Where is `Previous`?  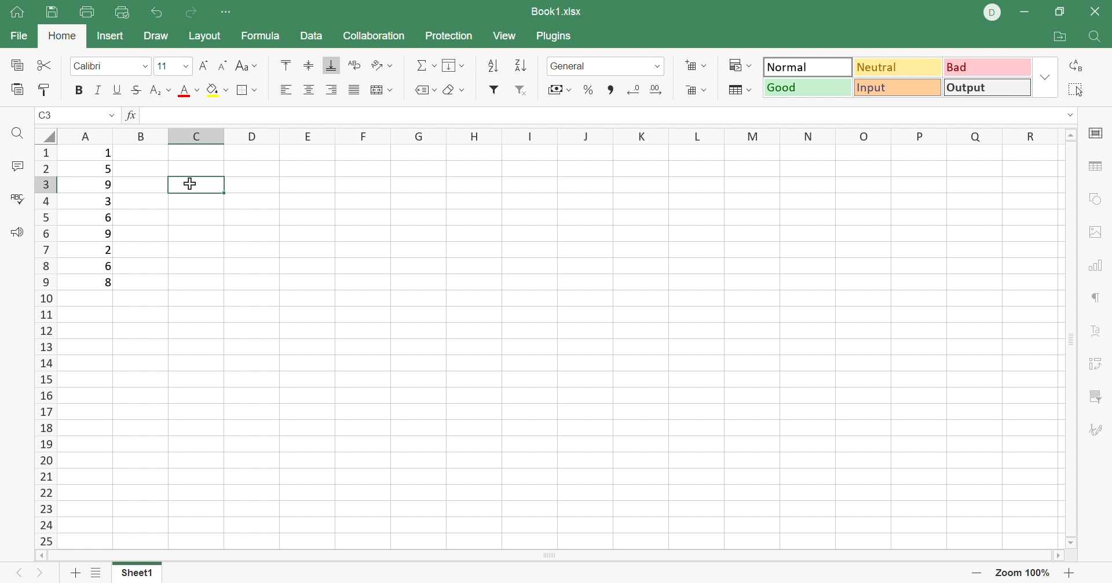 Previous is located at coordinates (20, 574).